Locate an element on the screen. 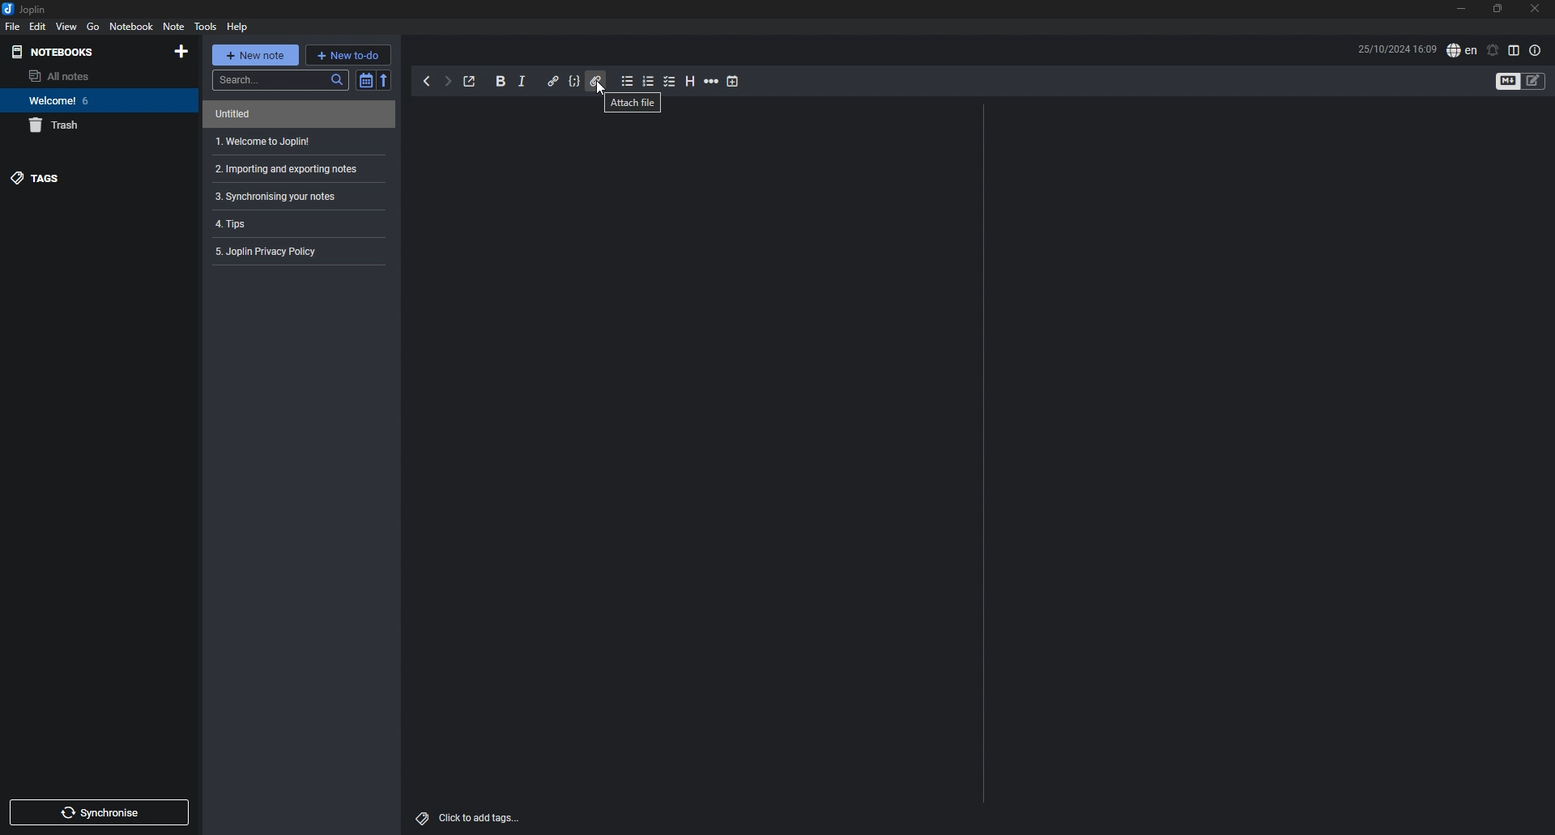 The image size is (1555, 835). new note is located at coordinates (255, 54).